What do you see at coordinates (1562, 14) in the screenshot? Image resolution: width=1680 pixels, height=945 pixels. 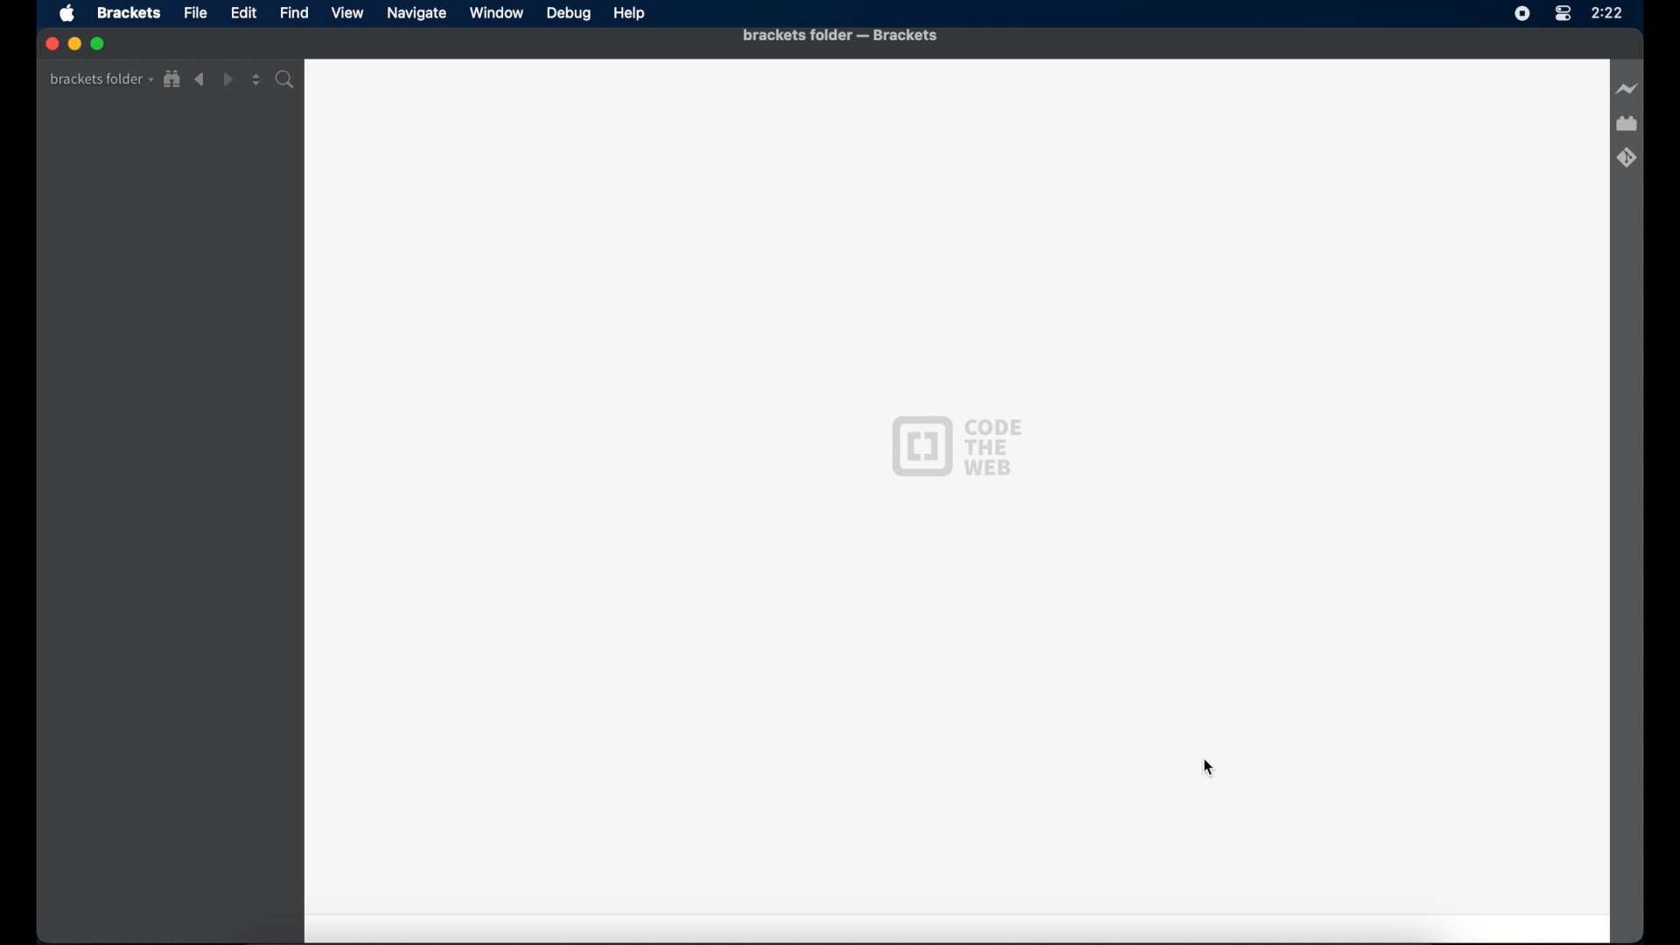 I see `control center` at bounding box center [1562, 14].